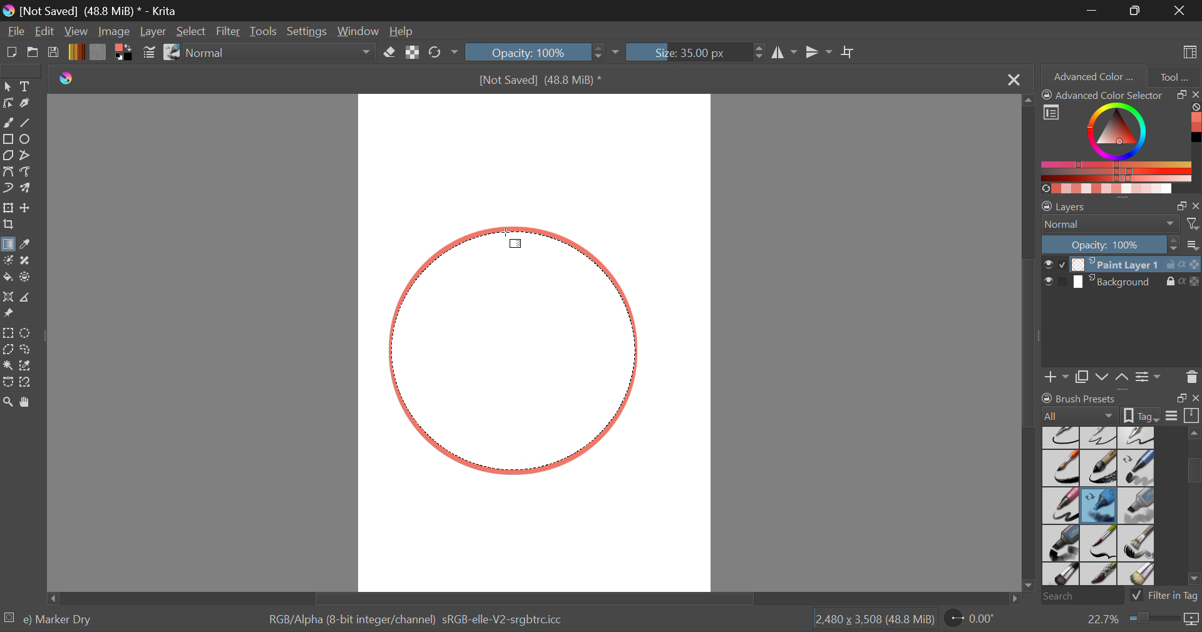 This screenshot has width=1202, height=632. I want to click on Ink-8 Sumi-e, so click(1099, 469).